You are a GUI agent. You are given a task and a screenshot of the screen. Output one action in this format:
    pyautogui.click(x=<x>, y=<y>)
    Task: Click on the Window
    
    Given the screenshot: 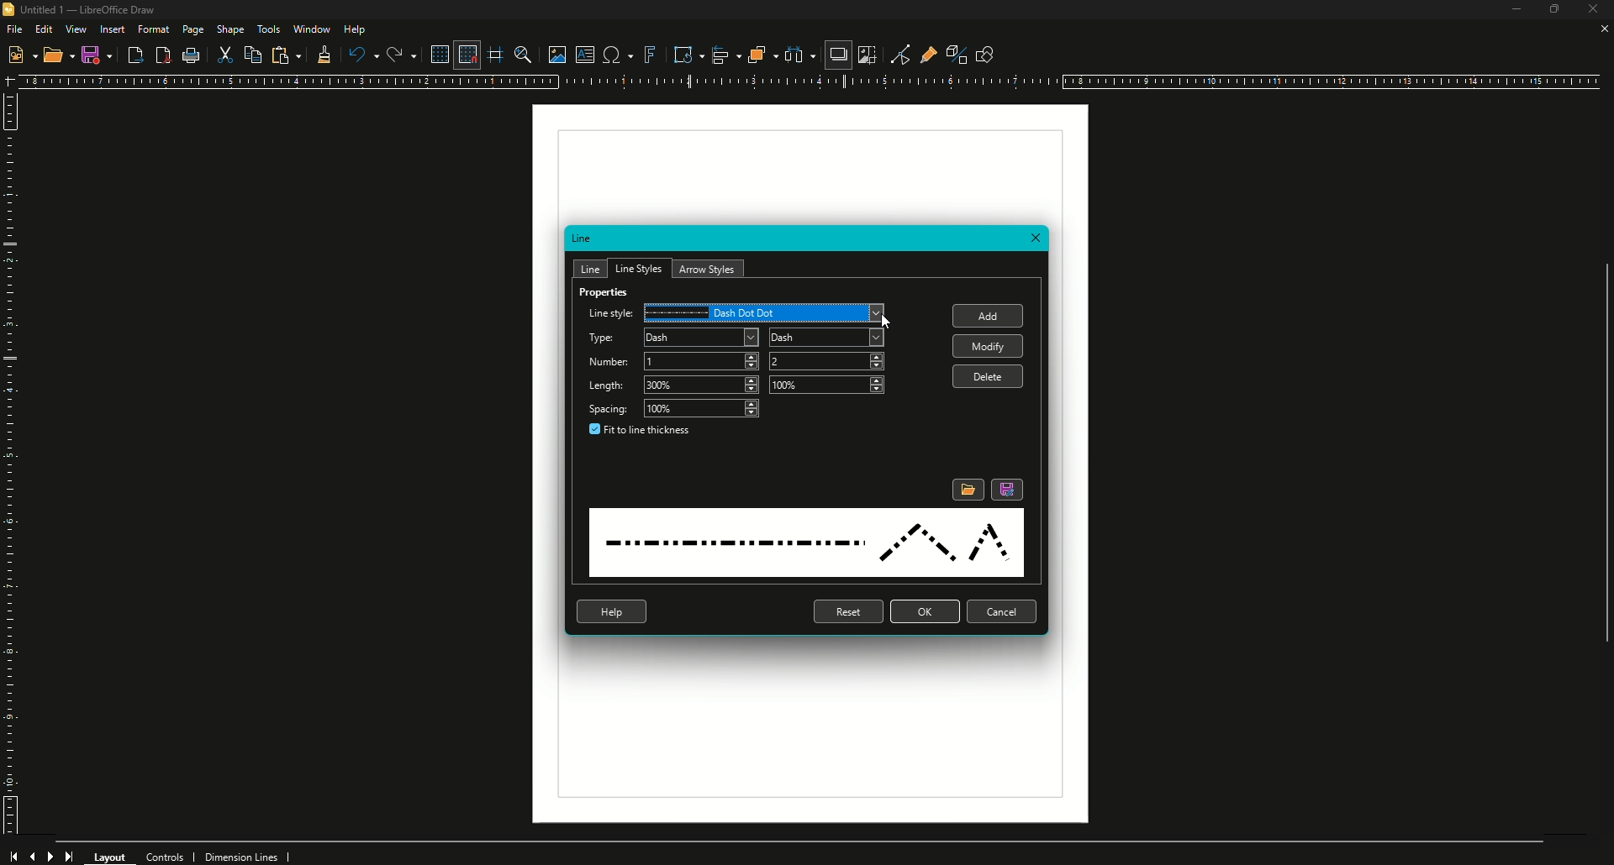 What is the action you would take?
    pyautogui.click(x=311, y=29)
    